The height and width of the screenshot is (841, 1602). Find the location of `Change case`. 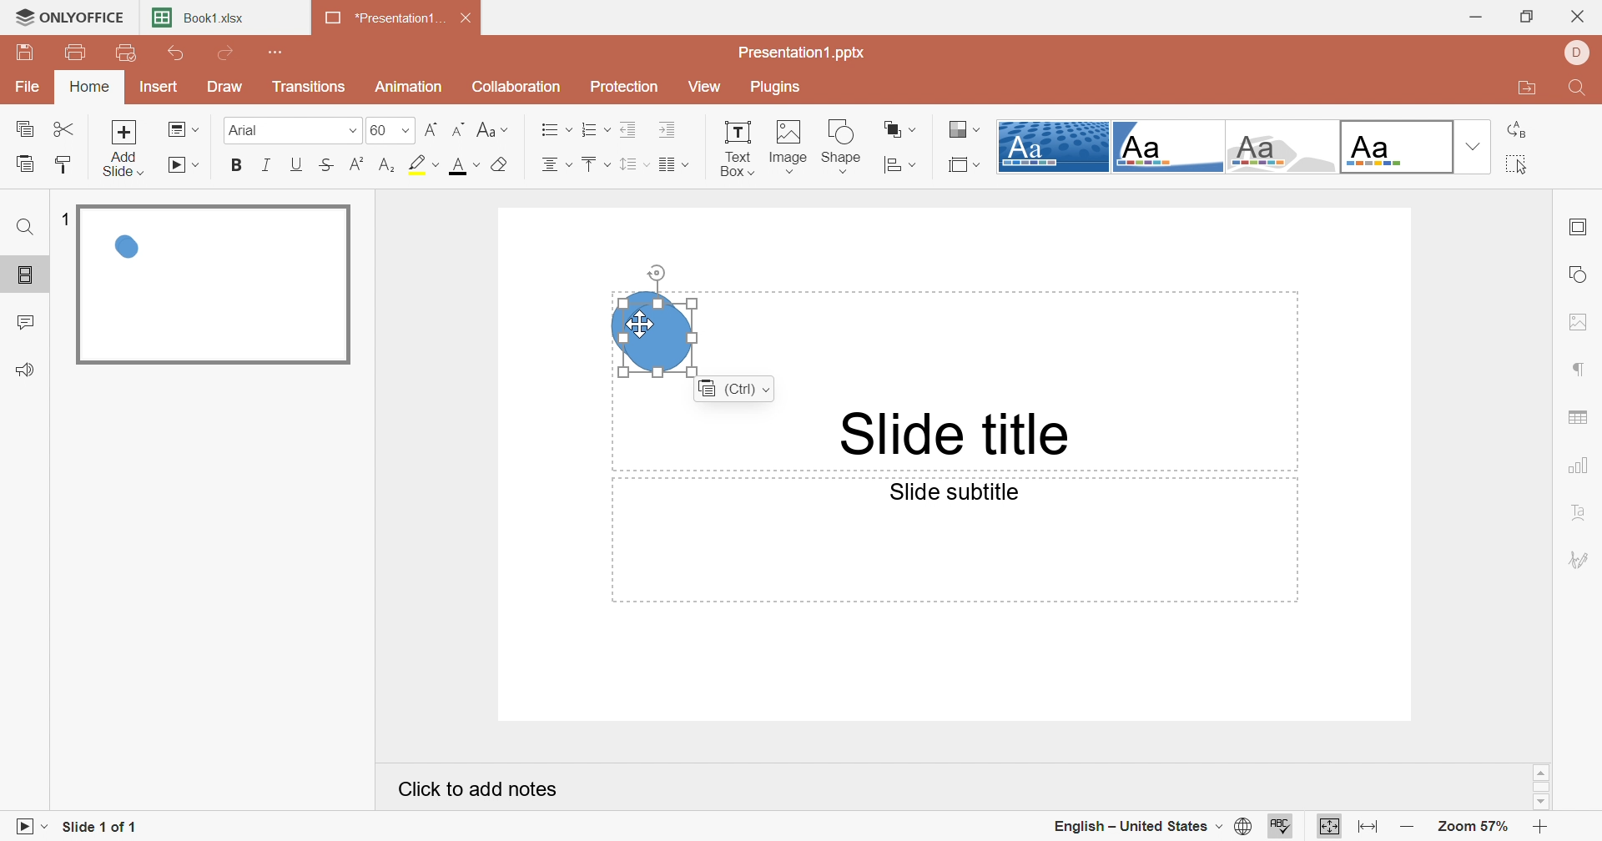

Change case is located at coordinates (493, 128).